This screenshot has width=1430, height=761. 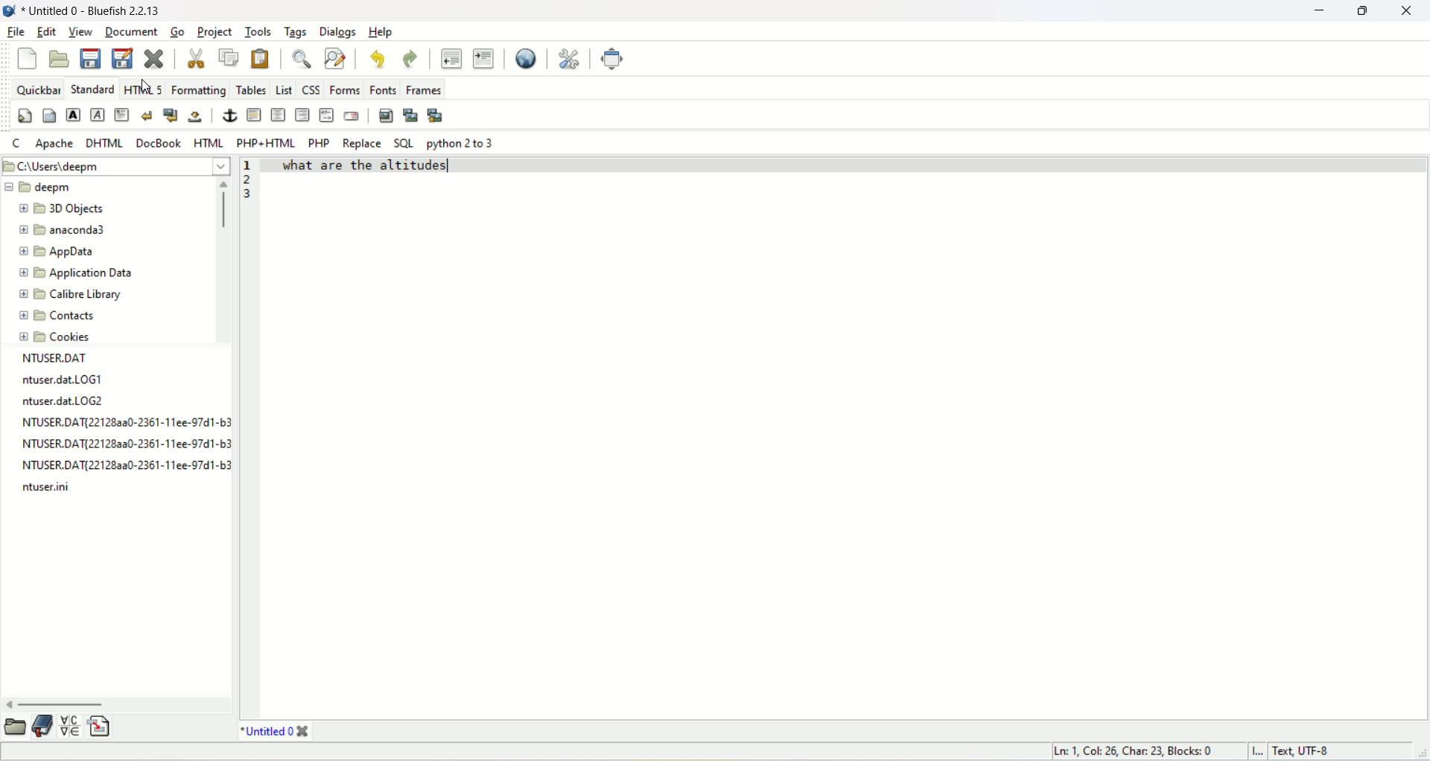 What do you see at coordinates (93, 89) in the screenshot?
I see `Standard` at bounding box center [93, 89].